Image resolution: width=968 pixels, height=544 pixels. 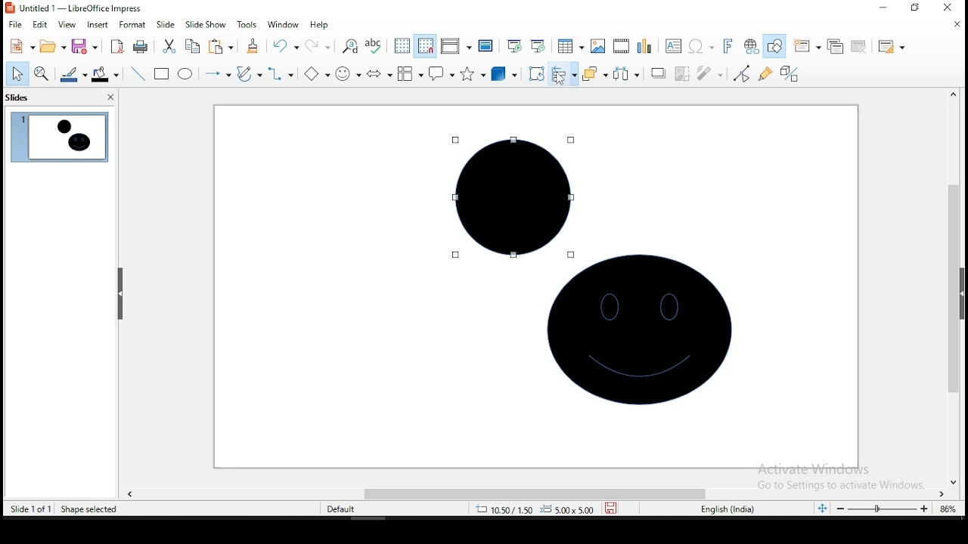 What do you see at coordinates (169, 46) in the screenshot?
I see `cut` at bounding box center [169, 46].